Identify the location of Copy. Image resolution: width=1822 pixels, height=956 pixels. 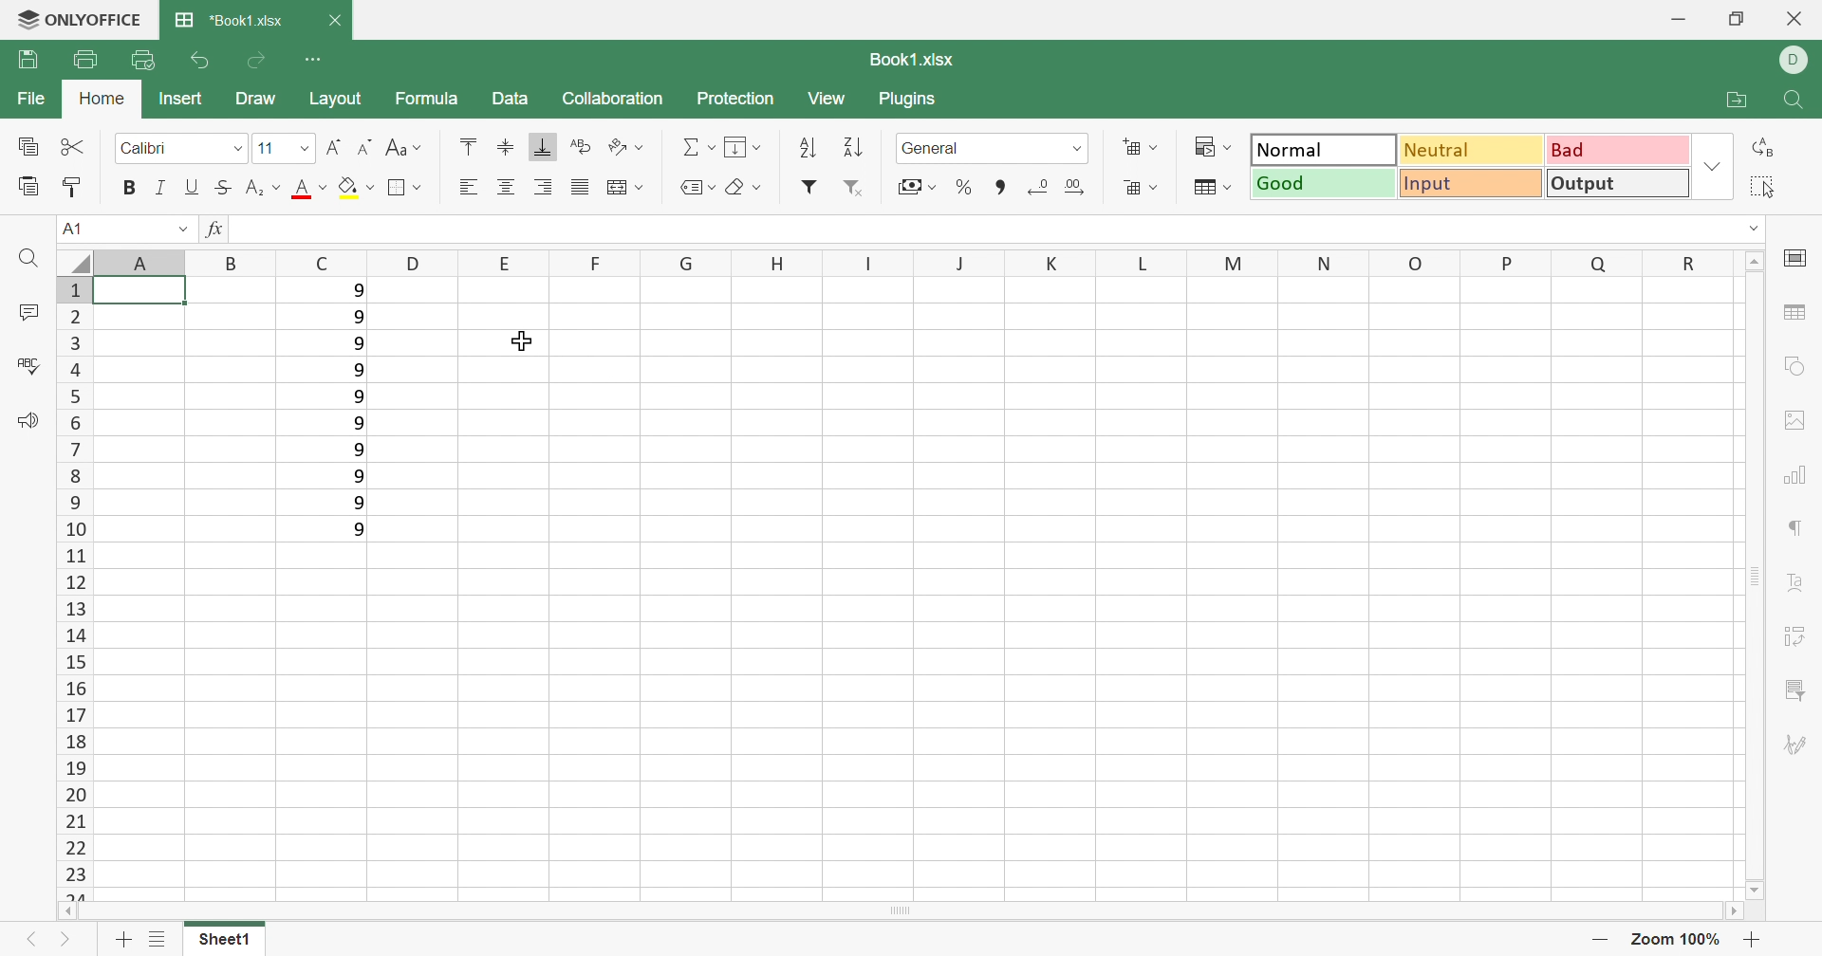
(30, 148).